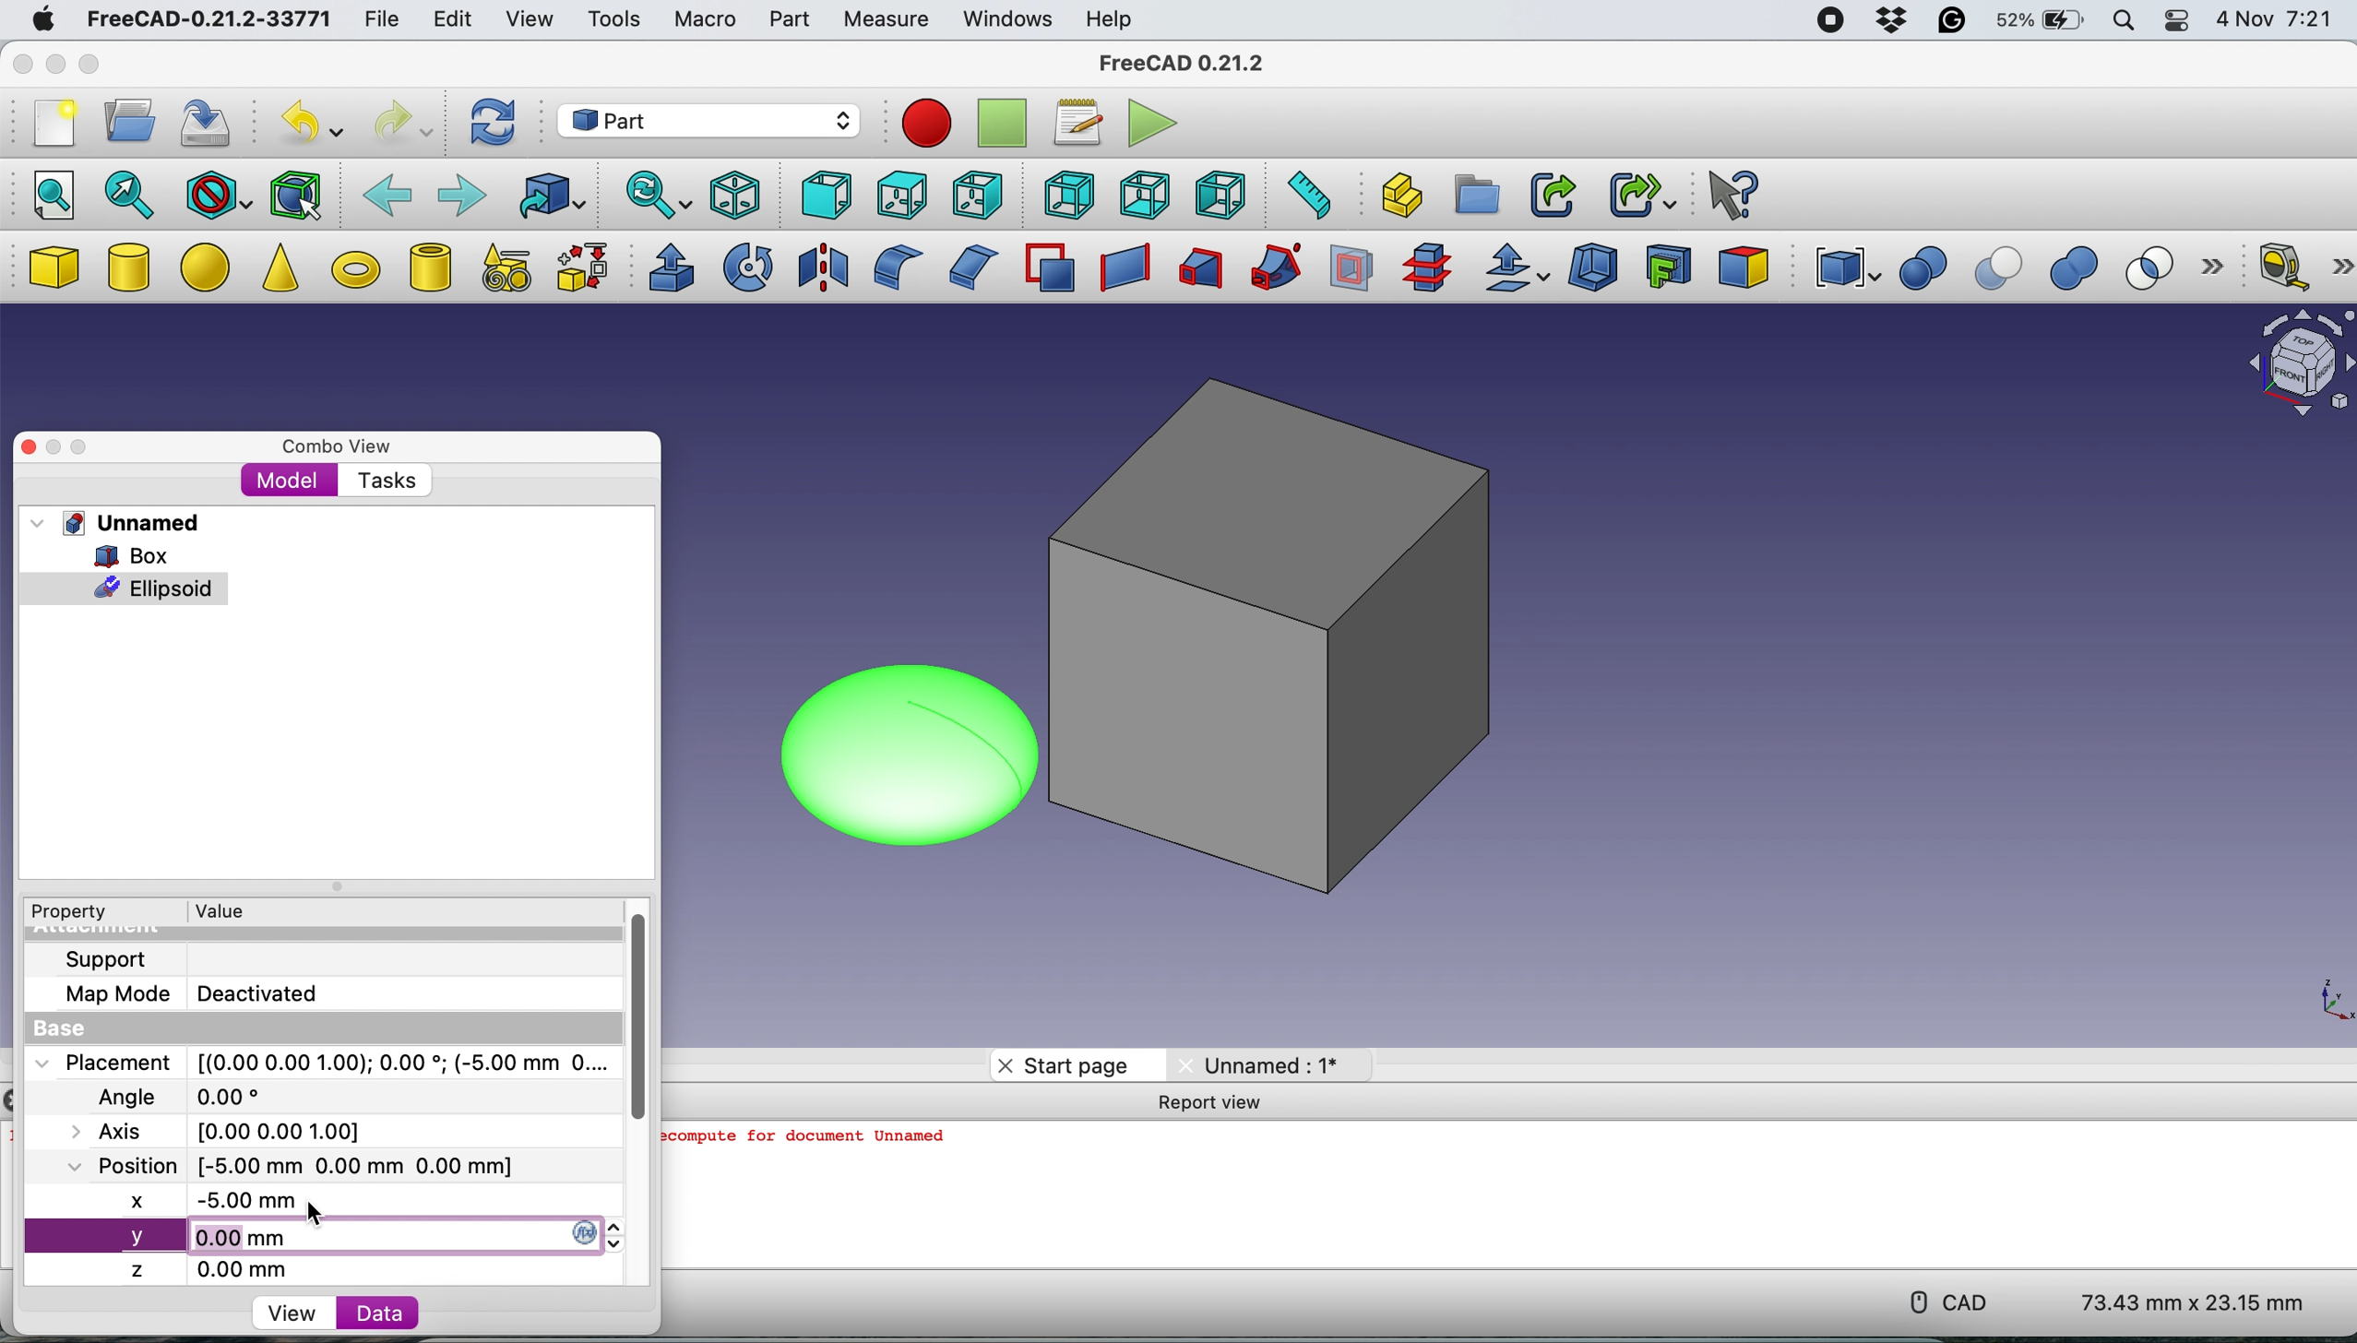 The width and height of the screenshot is (2357, 1343). Describe the element at coordinates (1669, 265) in the screenshot. I see `create projection on surface` at that location.